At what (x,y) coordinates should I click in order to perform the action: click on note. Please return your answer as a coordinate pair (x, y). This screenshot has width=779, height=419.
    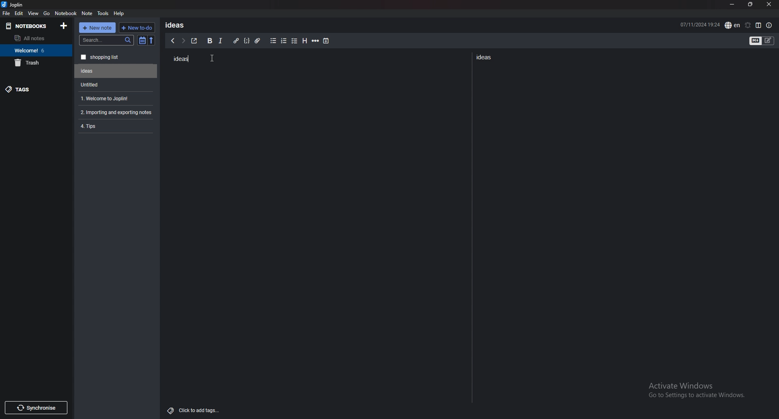
    Looking at the image, I should click on (87, 13).